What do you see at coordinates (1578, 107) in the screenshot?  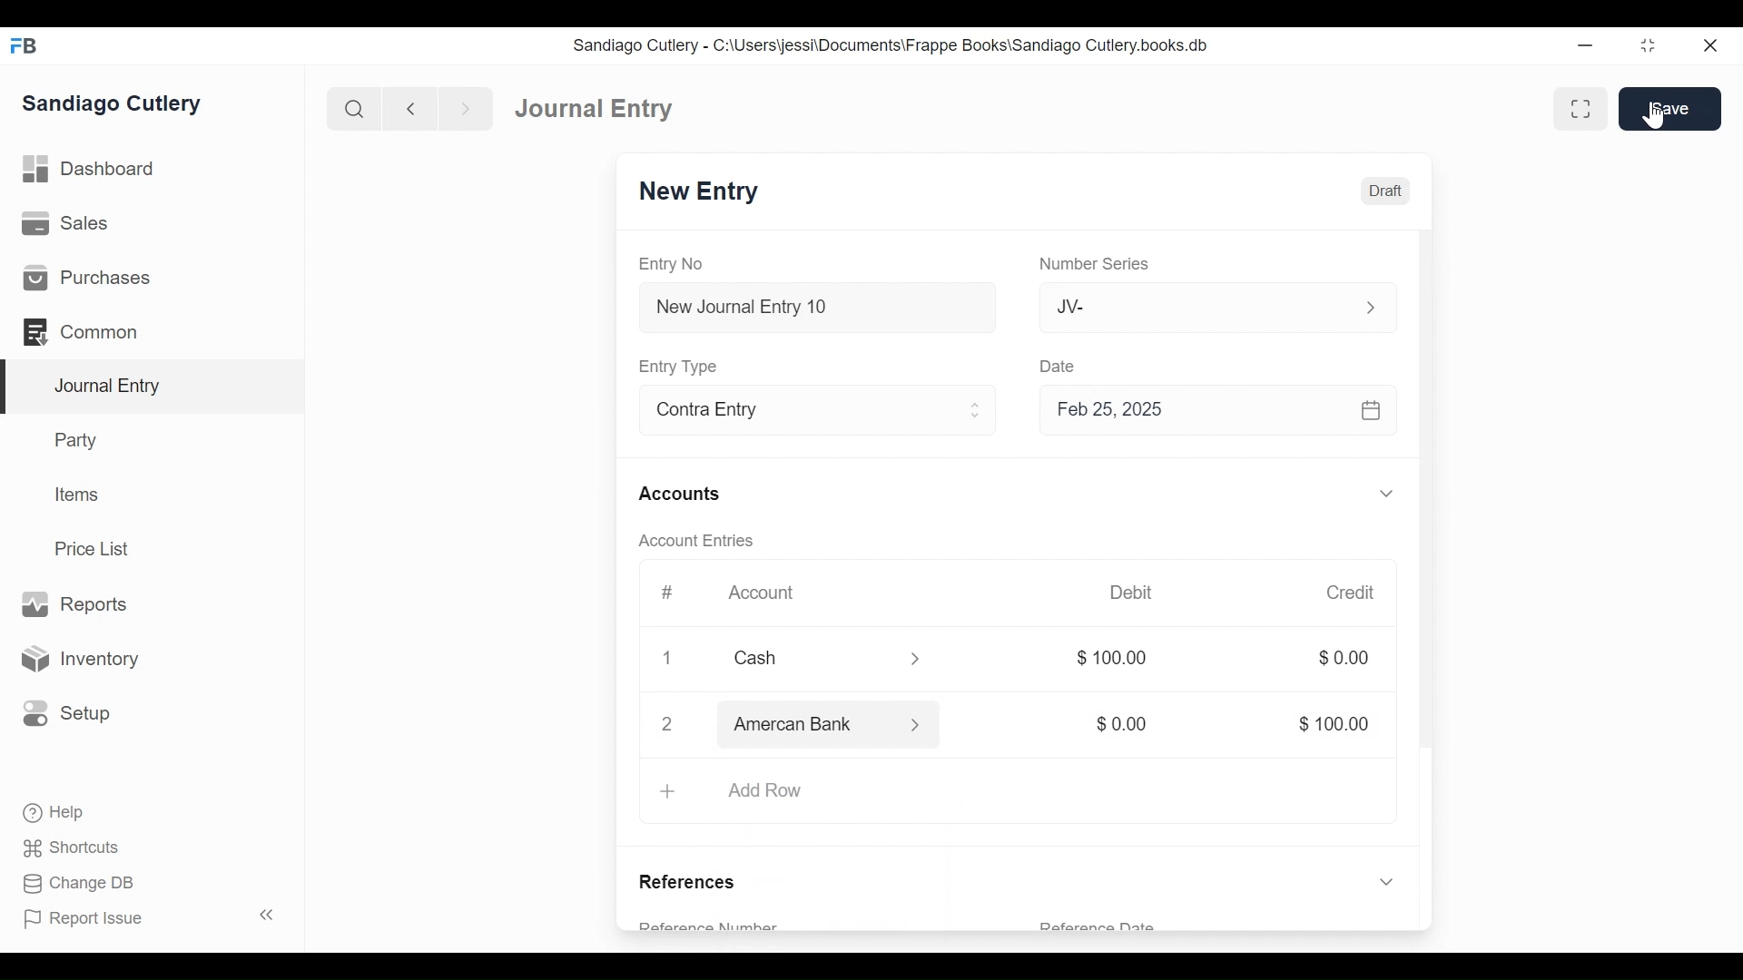 I see `Toggle between form and full width` at bounding box center [1578, 107].